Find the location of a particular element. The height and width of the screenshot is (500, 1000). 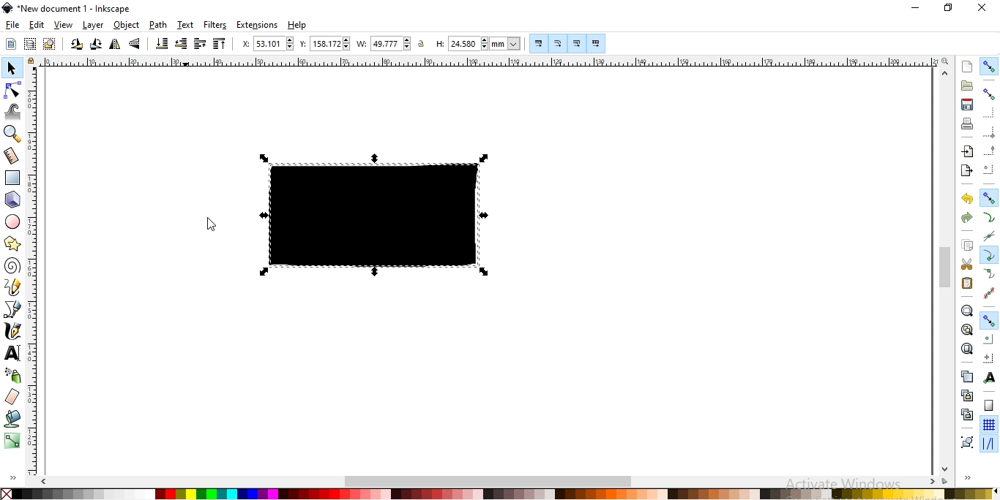

copy is located at coordinates (968, 246).